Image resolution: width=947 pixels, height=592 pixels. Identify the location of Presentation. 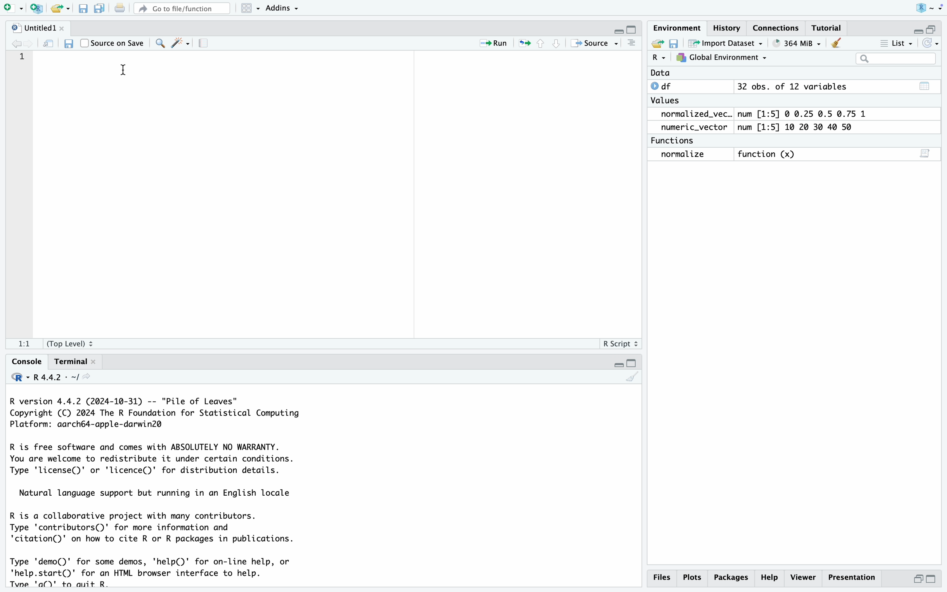
(853, 576).